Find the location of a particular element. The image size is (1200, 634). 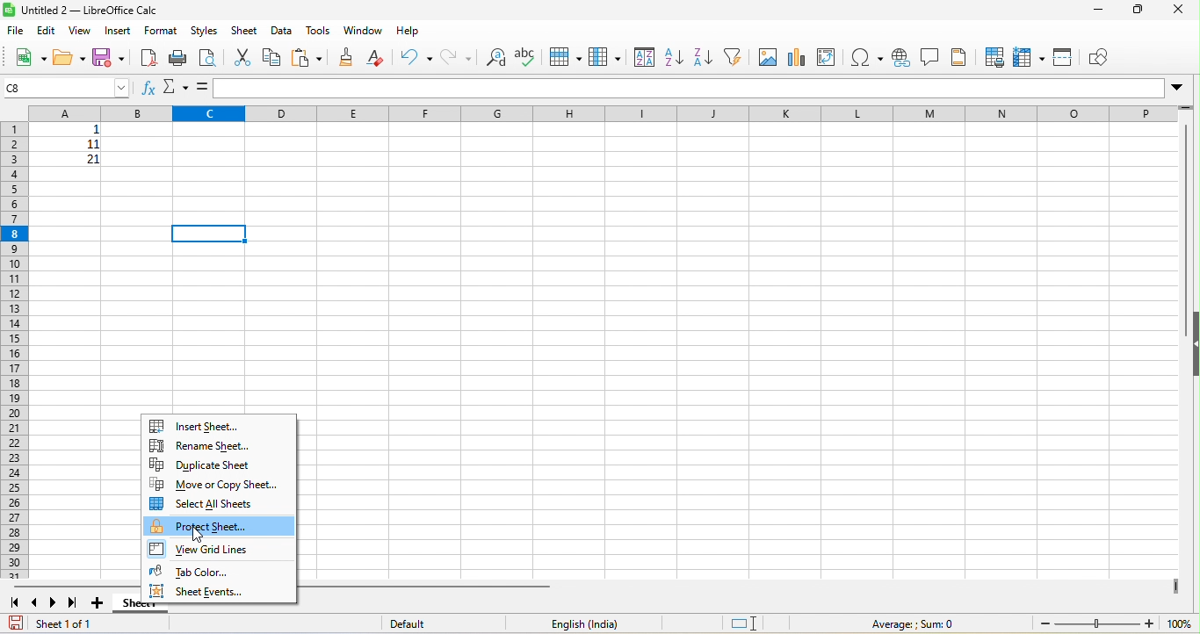

print is located at coordinates (178, 56).